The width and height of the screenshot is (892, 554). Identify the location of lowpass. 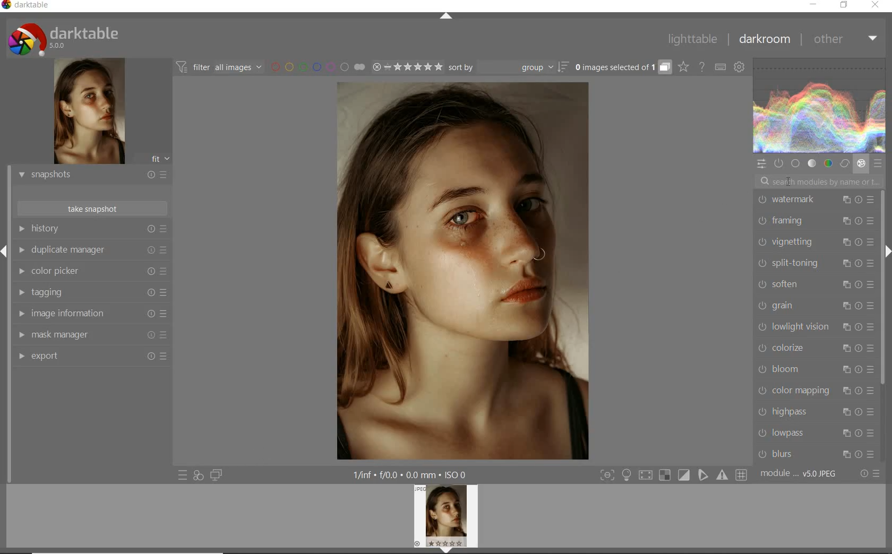
(816, 433).